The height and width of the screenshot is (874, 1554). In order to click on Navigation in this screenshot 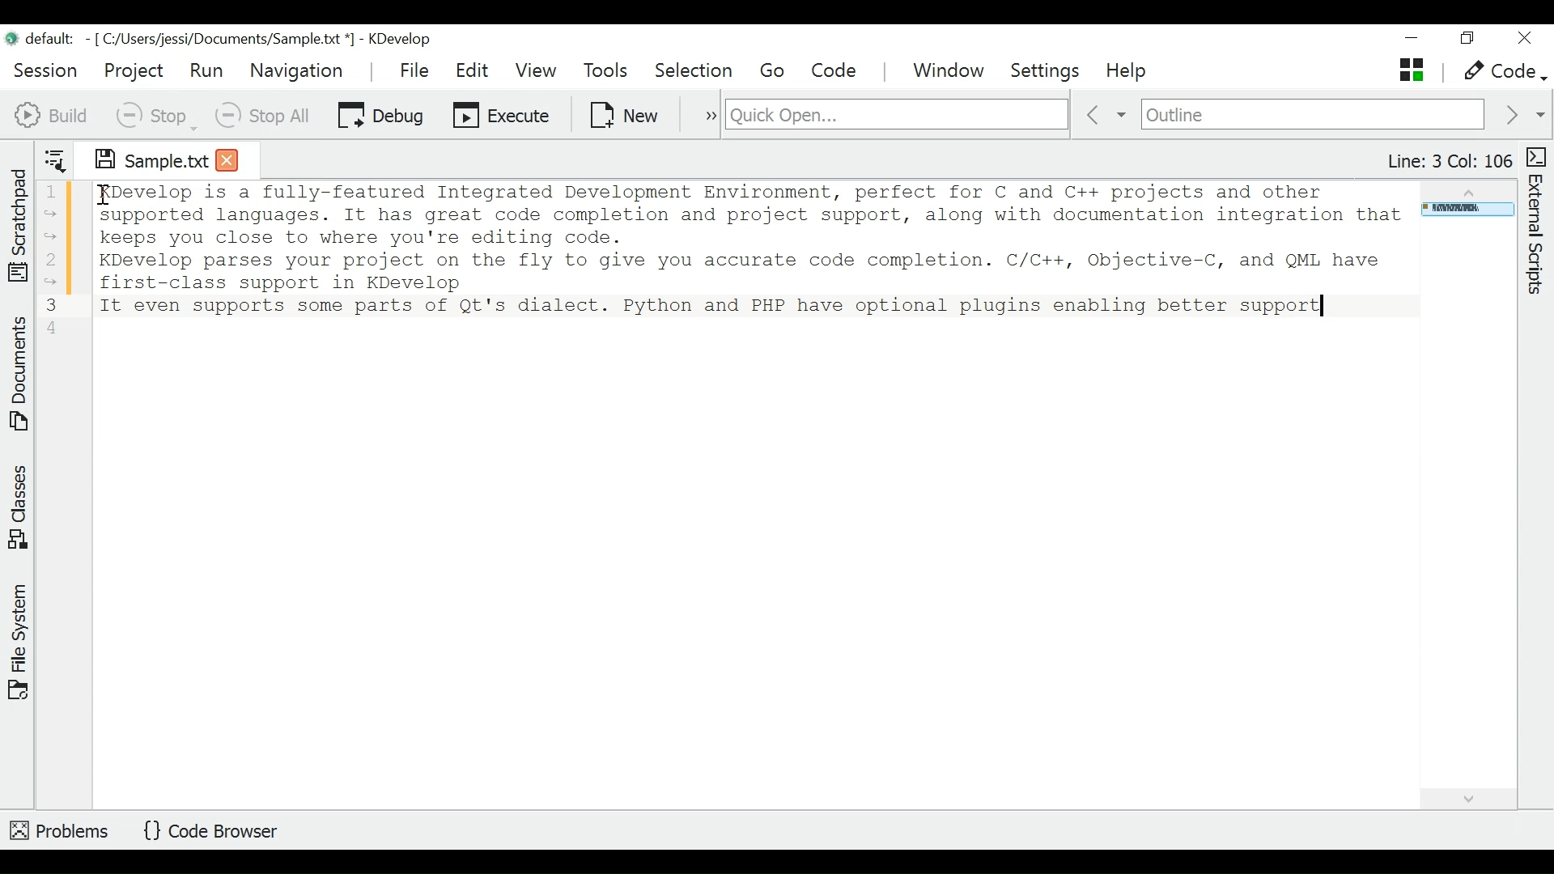, I will do `click(300, 70)`.